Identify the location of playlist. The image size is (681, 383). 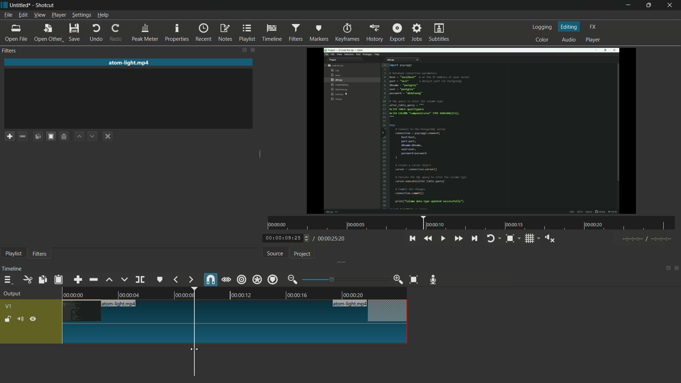
(248, 33).